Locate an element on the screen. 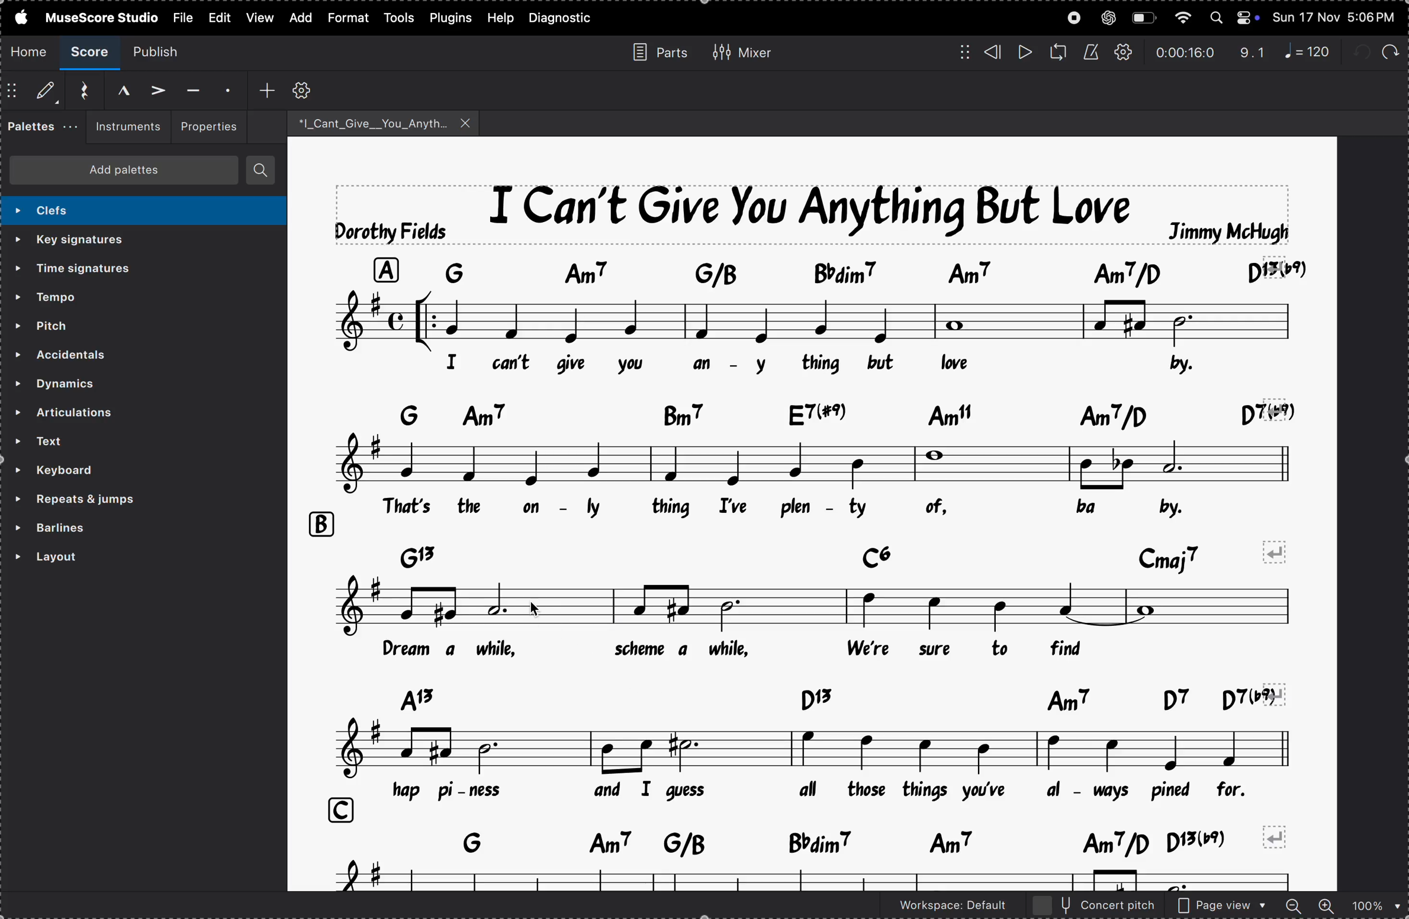 This screenshot has width=1409, height=919. parts is located at coordinates (655, 51).